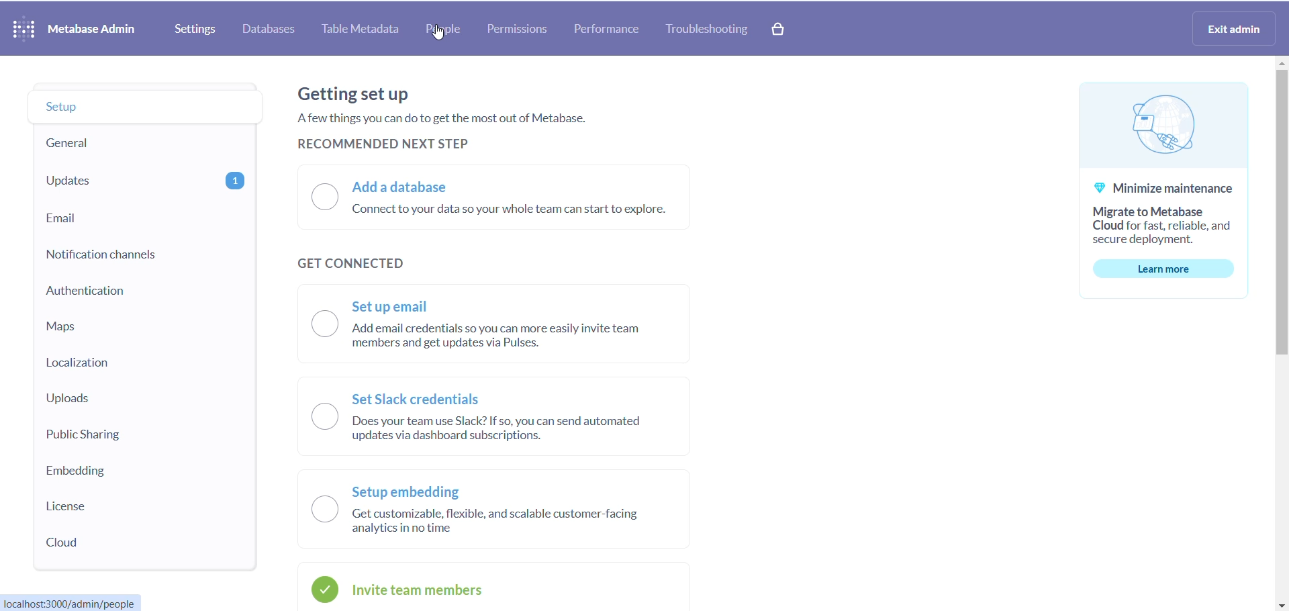 This screenshot has height=611, width=1289. Describe the element at coordinates (131, 511) in the screenshot. I see `license` at that location.